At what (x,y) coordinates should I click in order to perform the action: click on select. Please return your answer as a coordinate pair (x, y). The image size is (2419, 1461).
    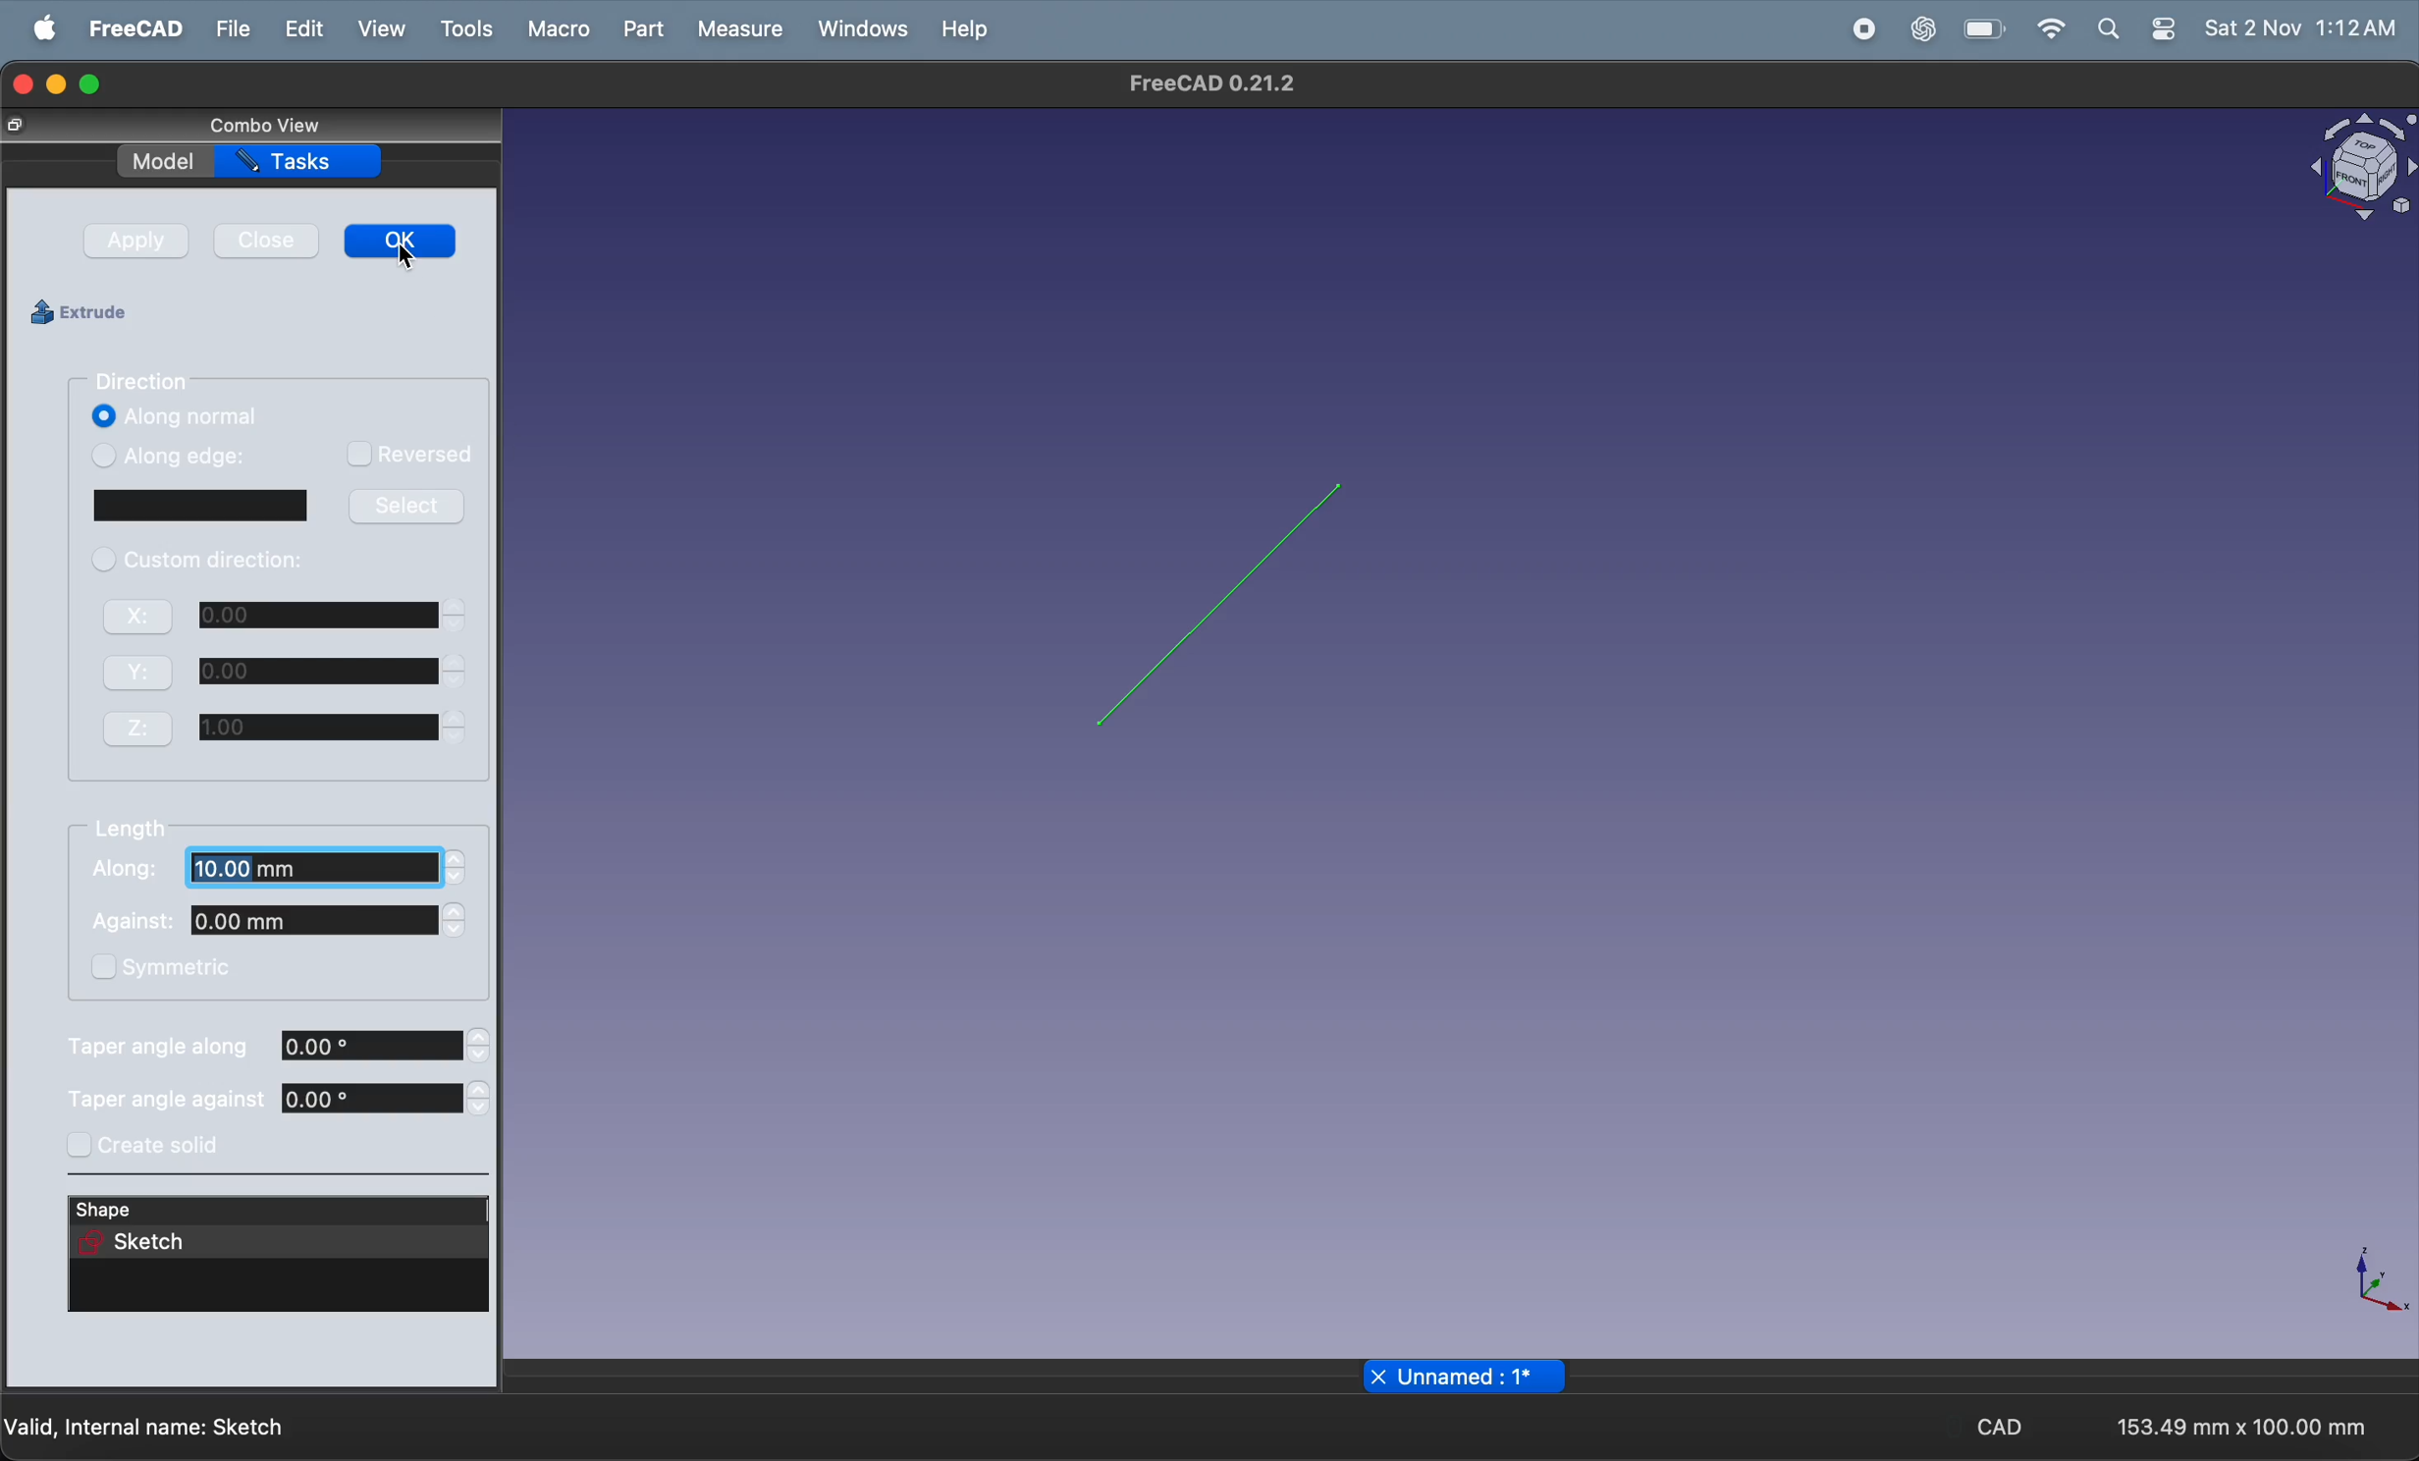
    Looking at the image, I should click on (411, 506).